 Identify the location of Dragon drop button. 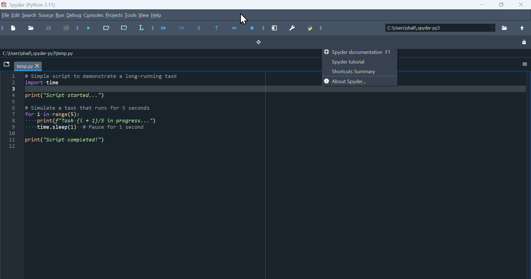
(265, 45).